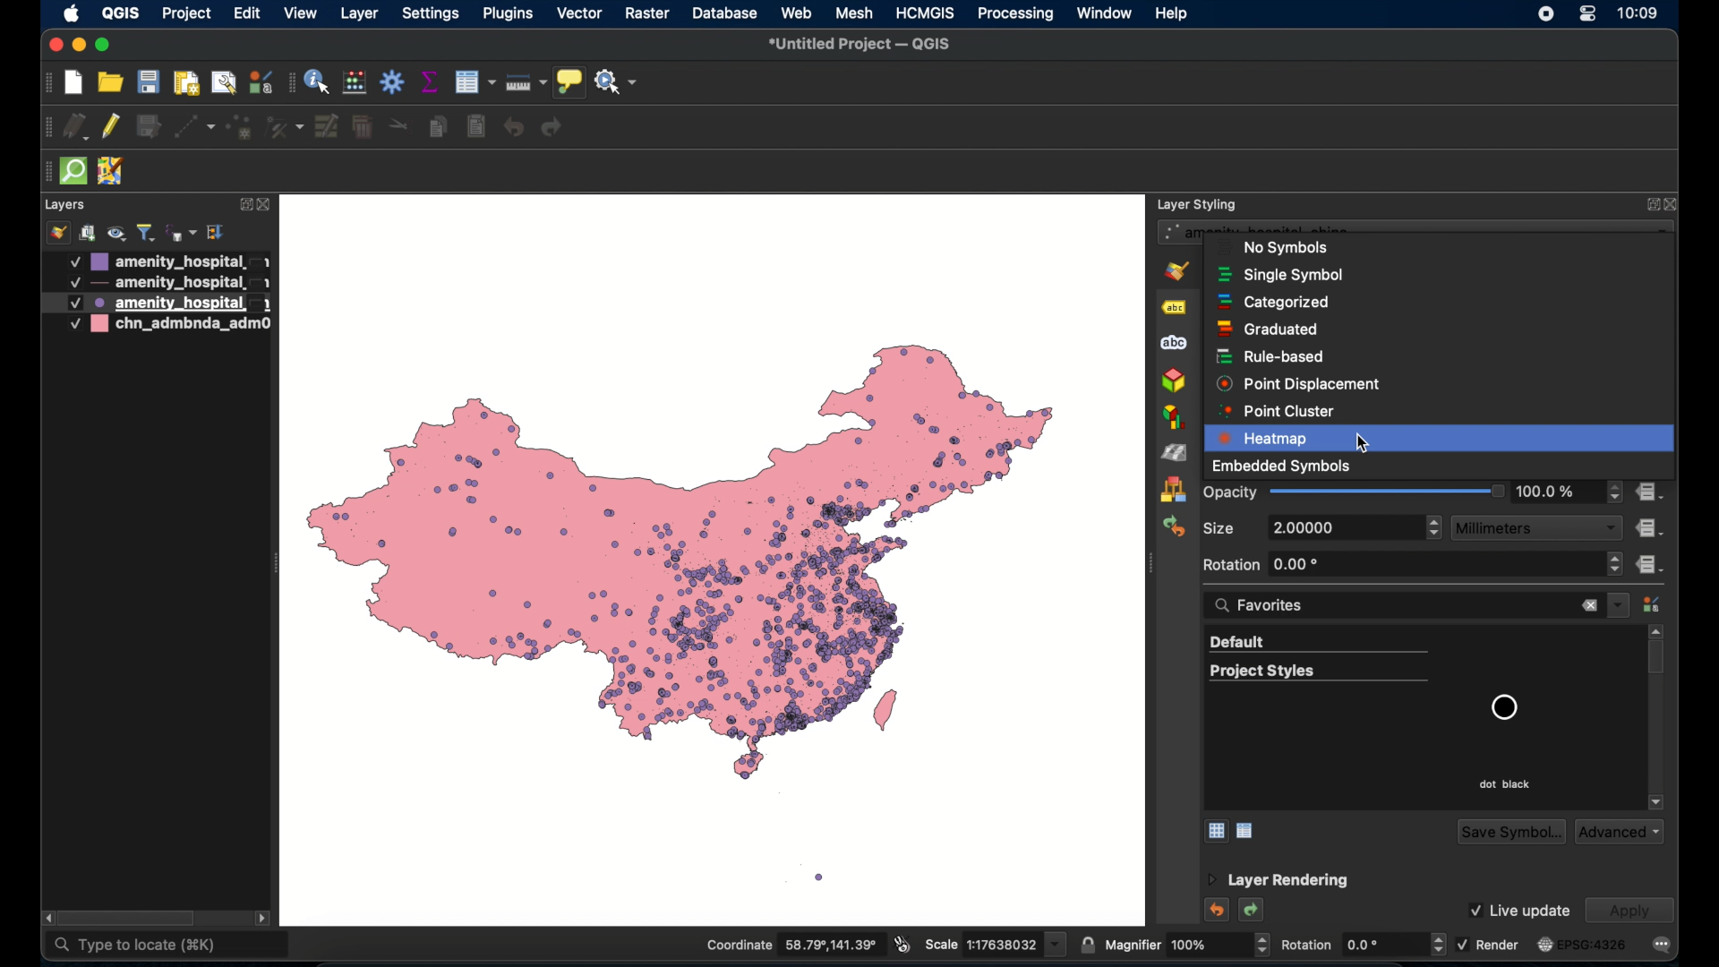 The height and width of the screenshot is (967, 1719). I want to click on icon view, so click(1214, 831).